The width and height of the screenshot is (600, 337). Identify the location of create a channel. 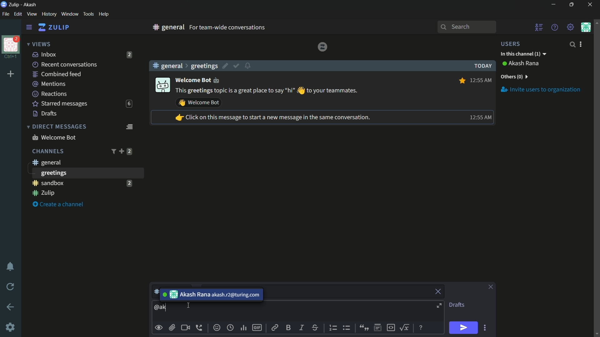
(60, 205).